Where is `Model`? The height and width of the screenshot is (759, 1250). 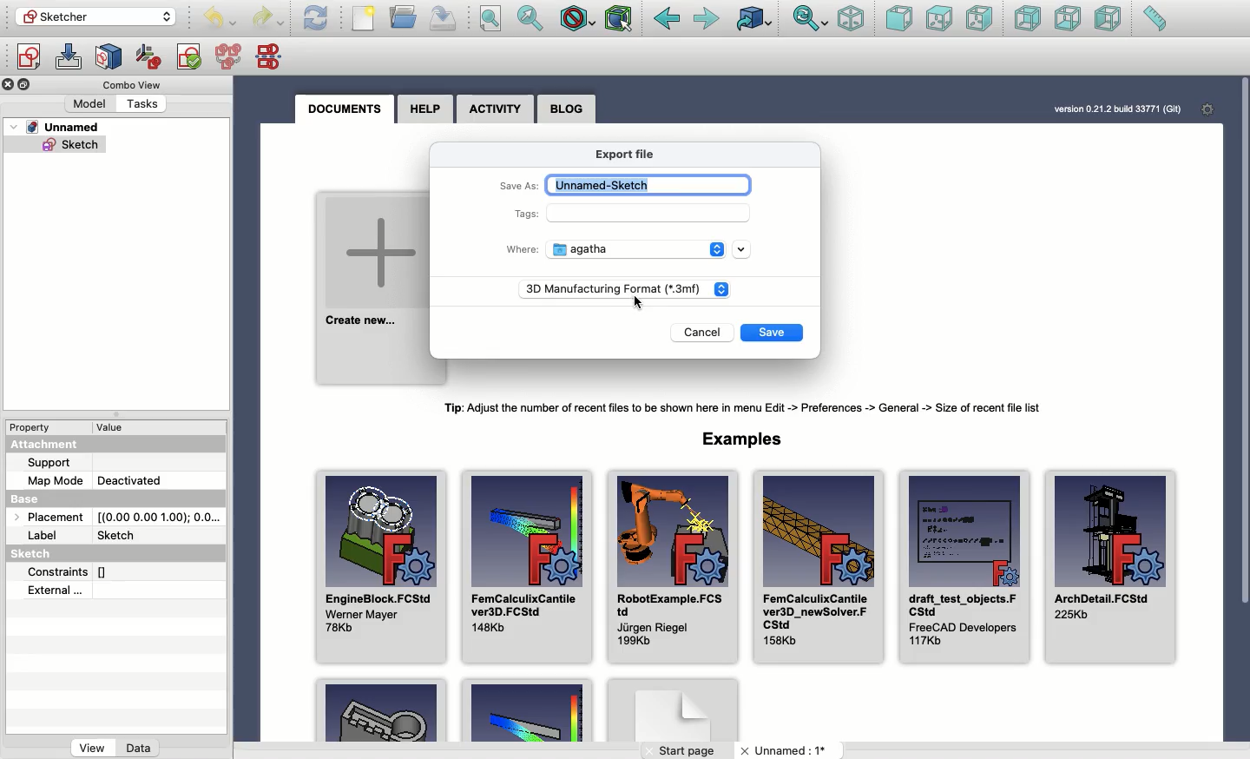 Model is located at coordinates (91, 103).